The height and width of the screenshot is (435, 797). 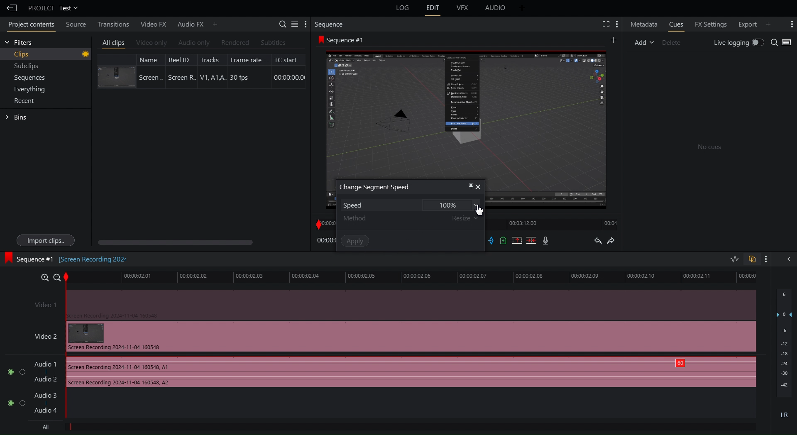 What do you see at coordinates (10, 8) in the screenshot?
I see `Back` at bounding box center [10, 8].